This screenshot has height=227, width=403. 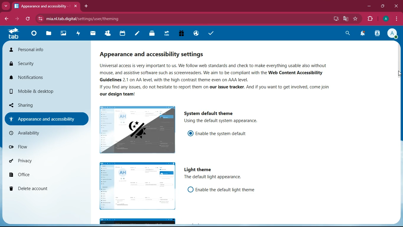 What do you see at coordinates (5, 19) in the screenshot?
I see `back` at bounding box center [5, 19].